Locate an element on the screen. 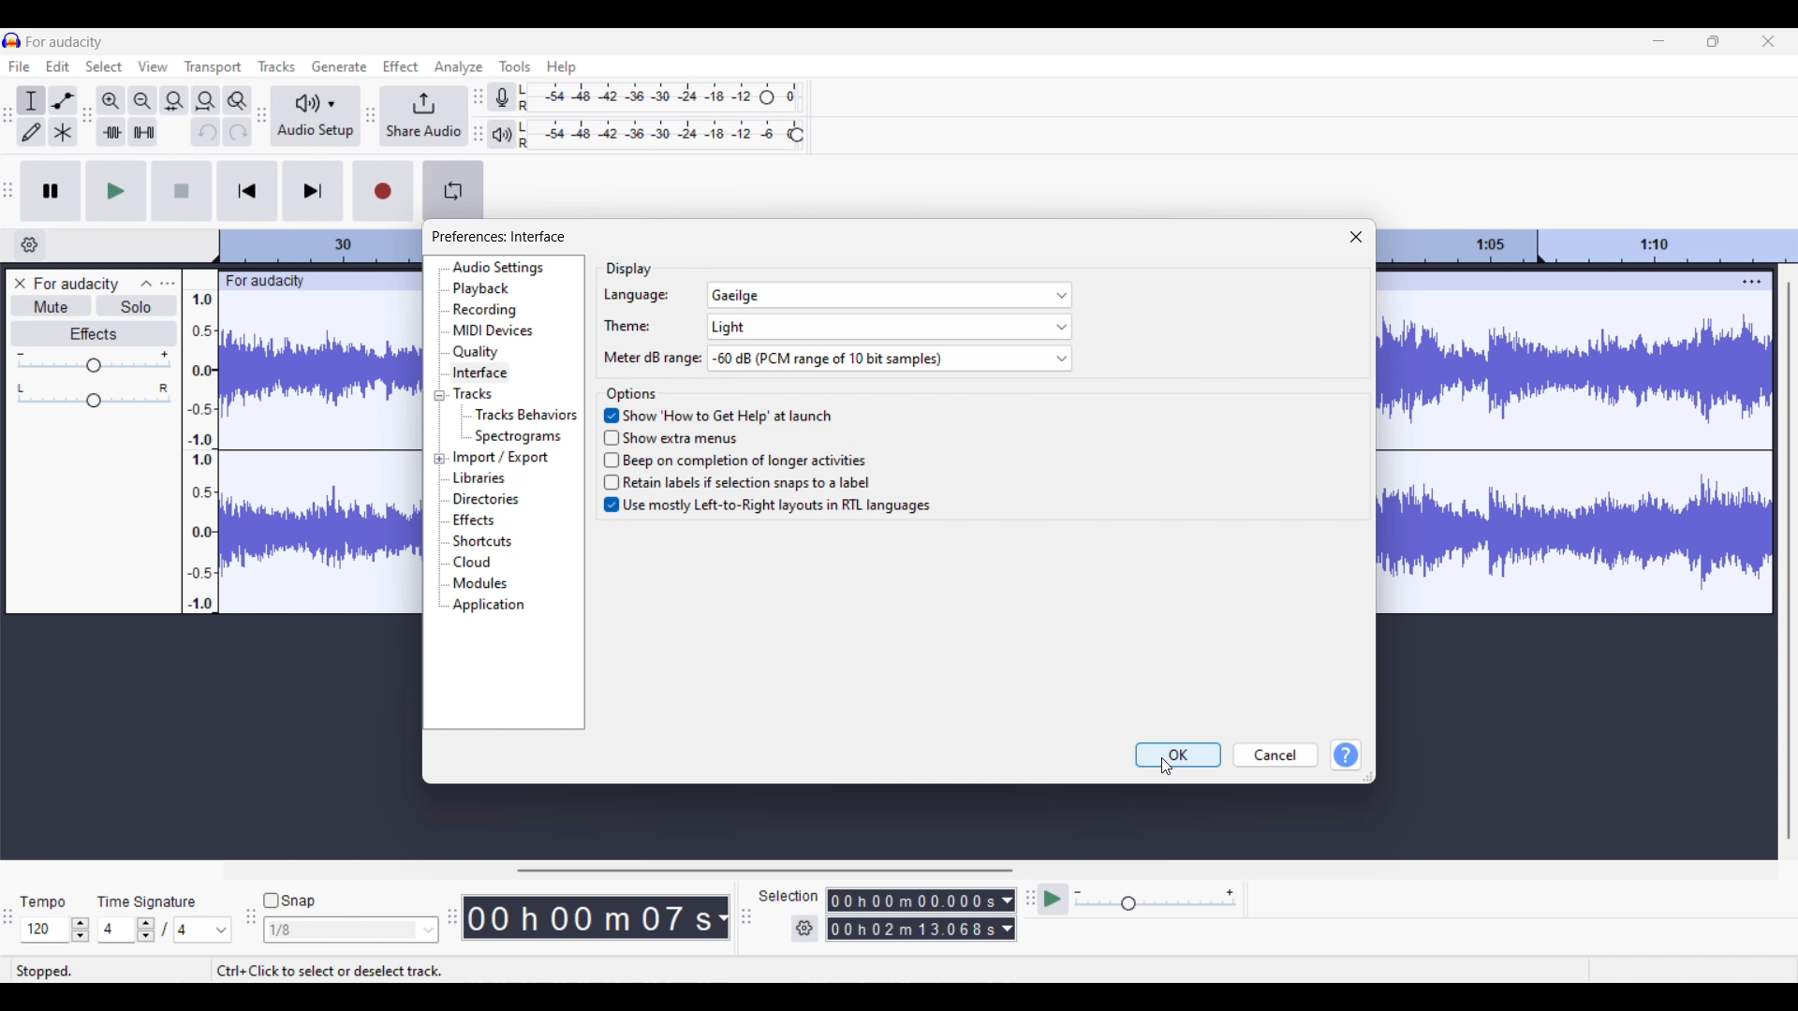 The width and height of the screenshot is (1798, 1011). Recording level is located at coordinates (637, 97).